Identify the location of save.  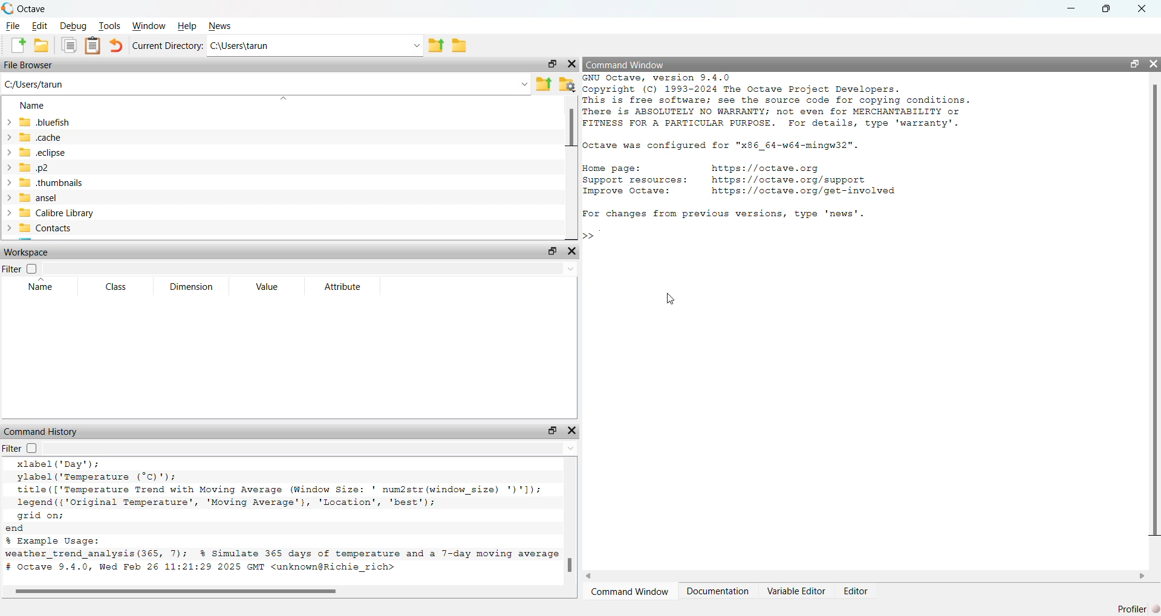
(458, 46).